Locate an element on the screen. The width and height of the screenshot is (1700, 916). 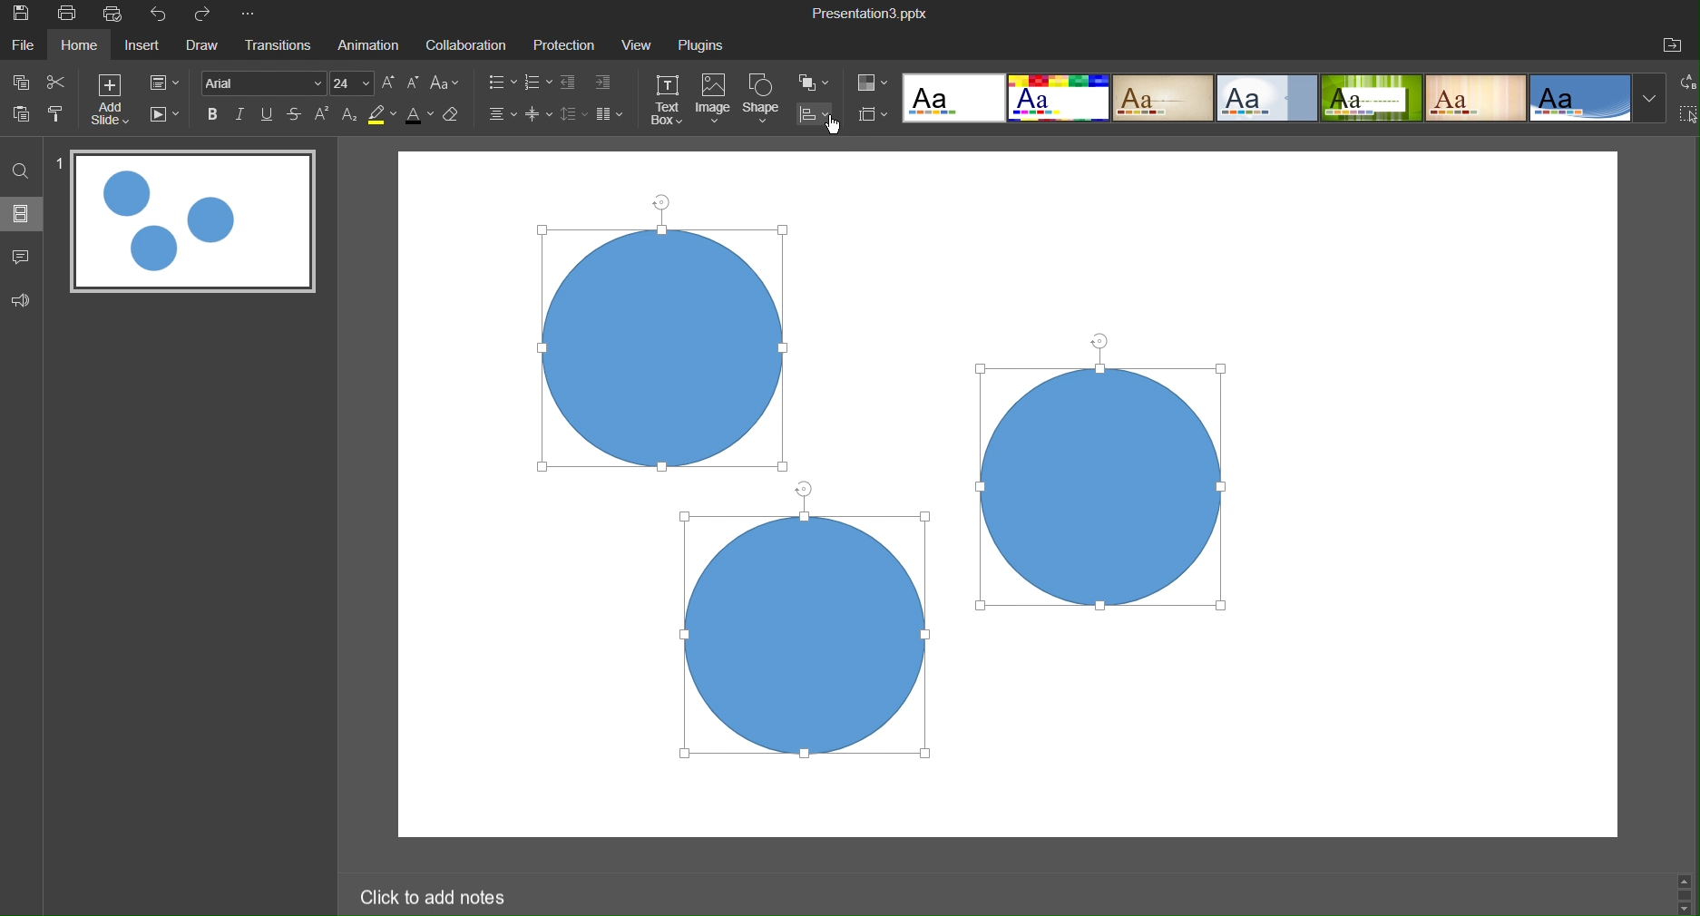
Shape is located at coordinates (765, 101).